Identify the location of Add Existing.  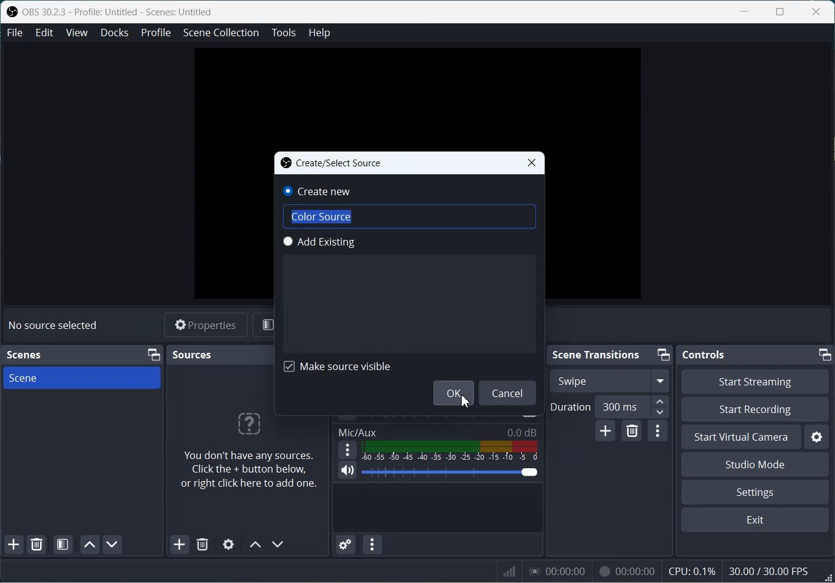
(321, 242).